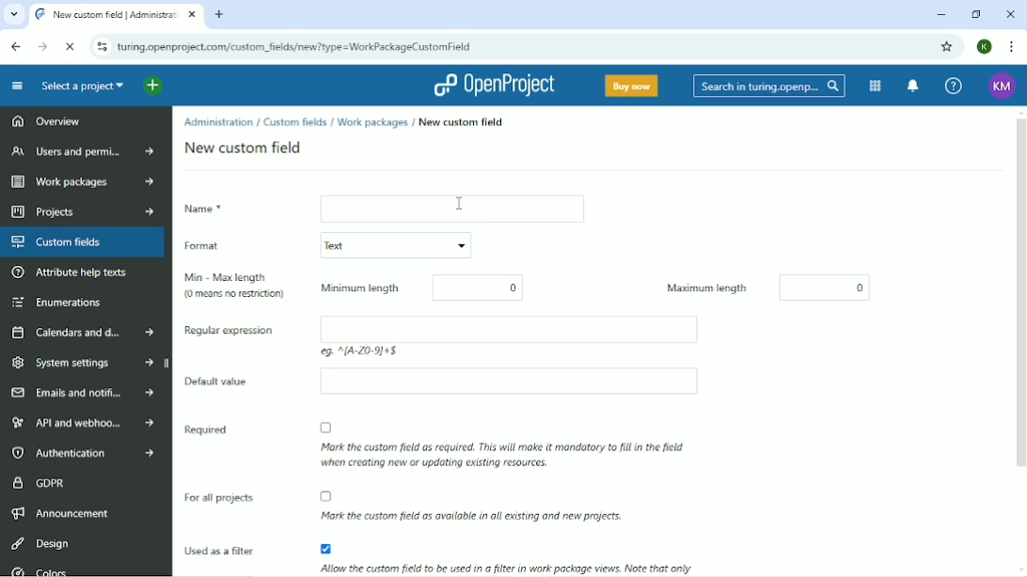 This screenshot has height=577, width=1027. Describe the element at coordinates (494, 443) in the screenshot. I see `Mark the custom field as required. THis will make it mandatory to fill in the field when creating new or updating existing resources` at that location.